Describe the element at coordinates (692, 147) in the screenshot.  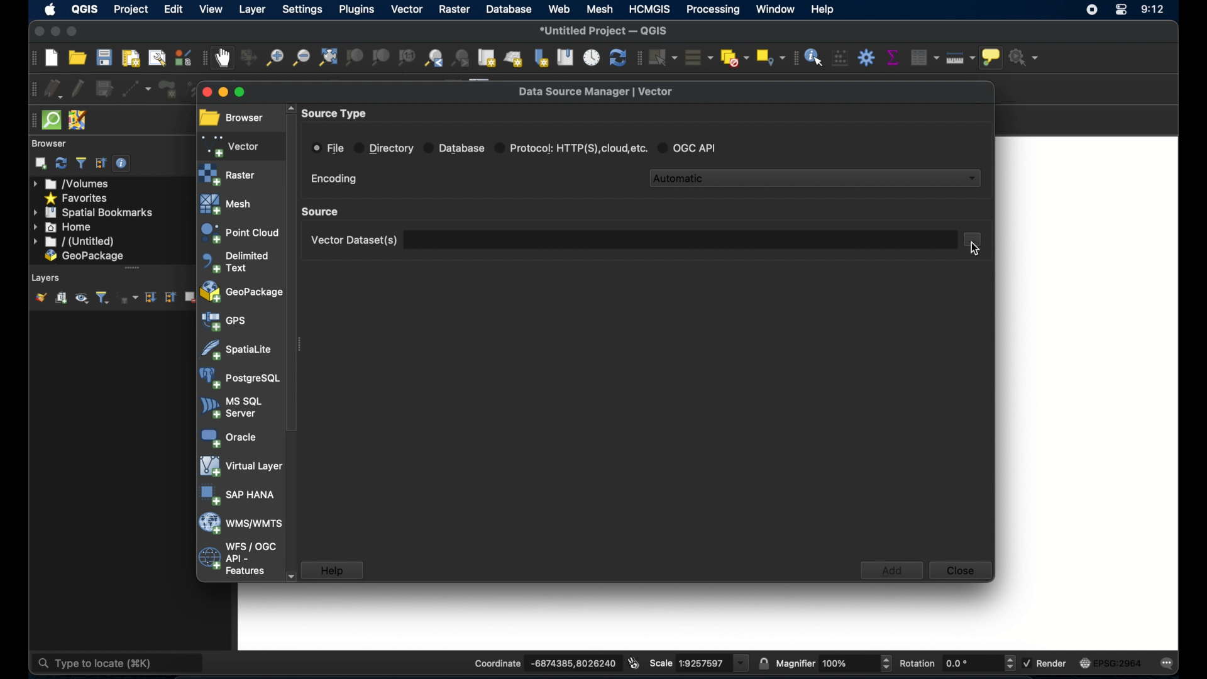
I see `ogc api` at that location.